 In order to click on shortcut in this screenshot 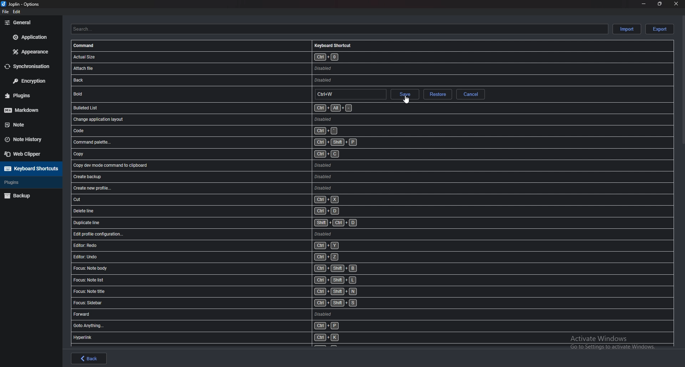, I will do `click(235, 280)`.